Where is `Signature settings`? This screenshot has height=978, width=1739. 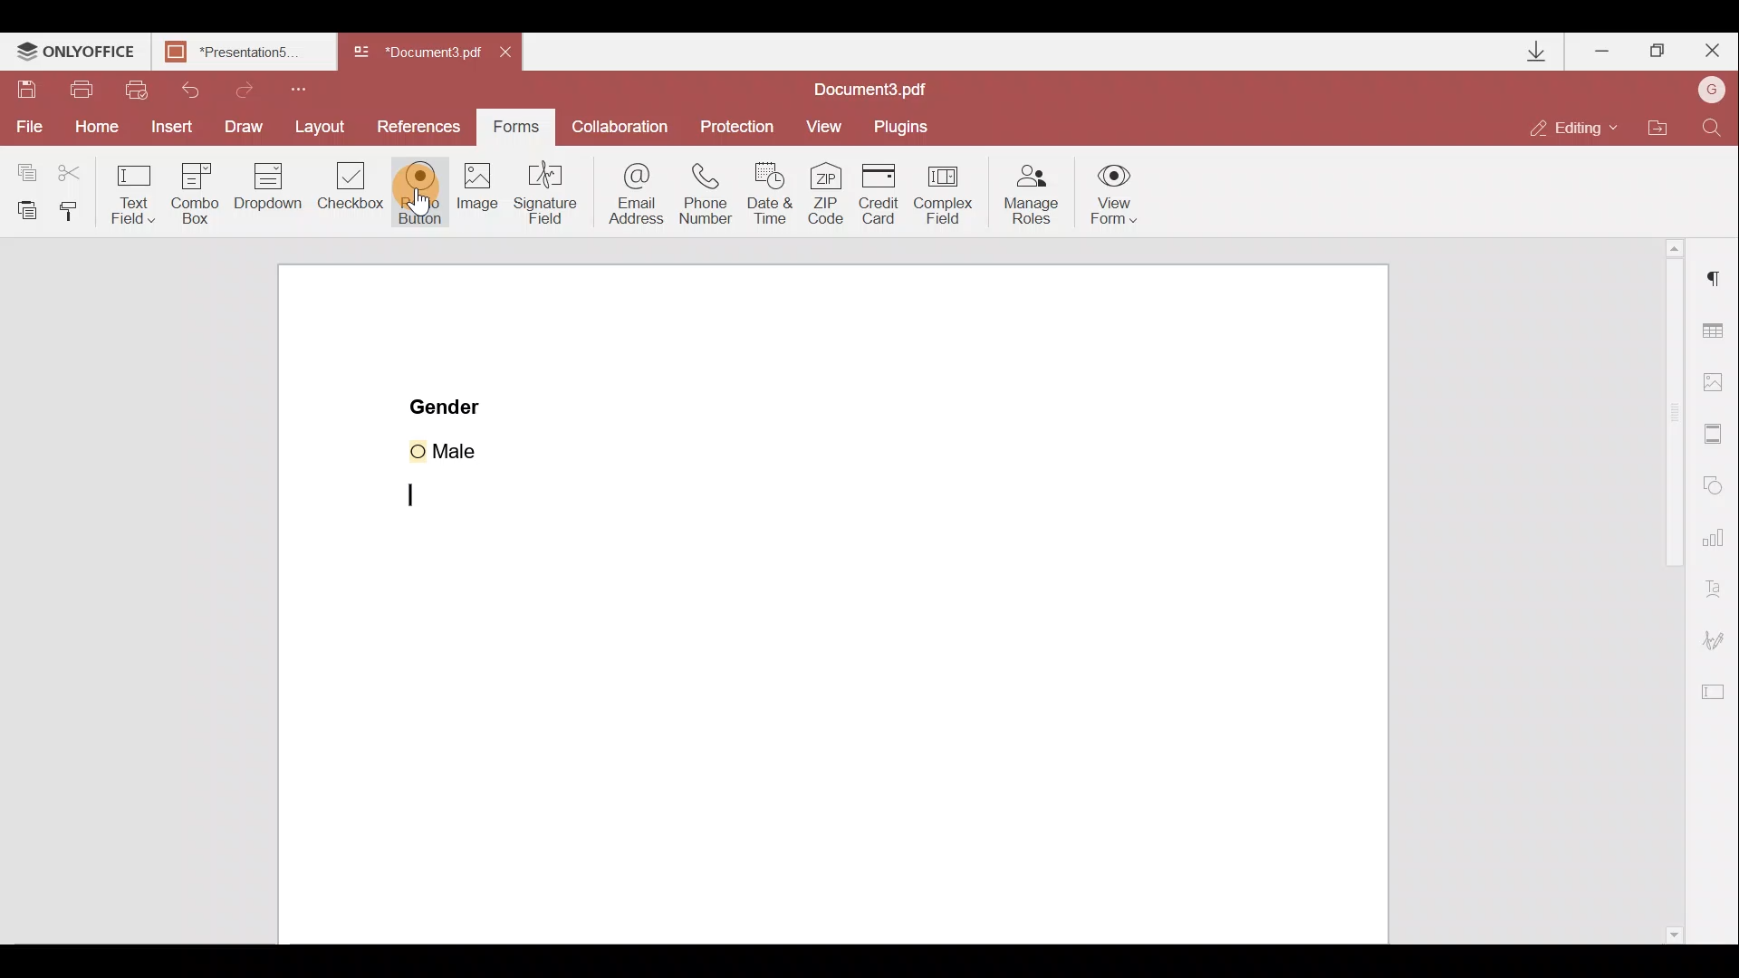 Signature settings is located at coordinates (1722, 640).